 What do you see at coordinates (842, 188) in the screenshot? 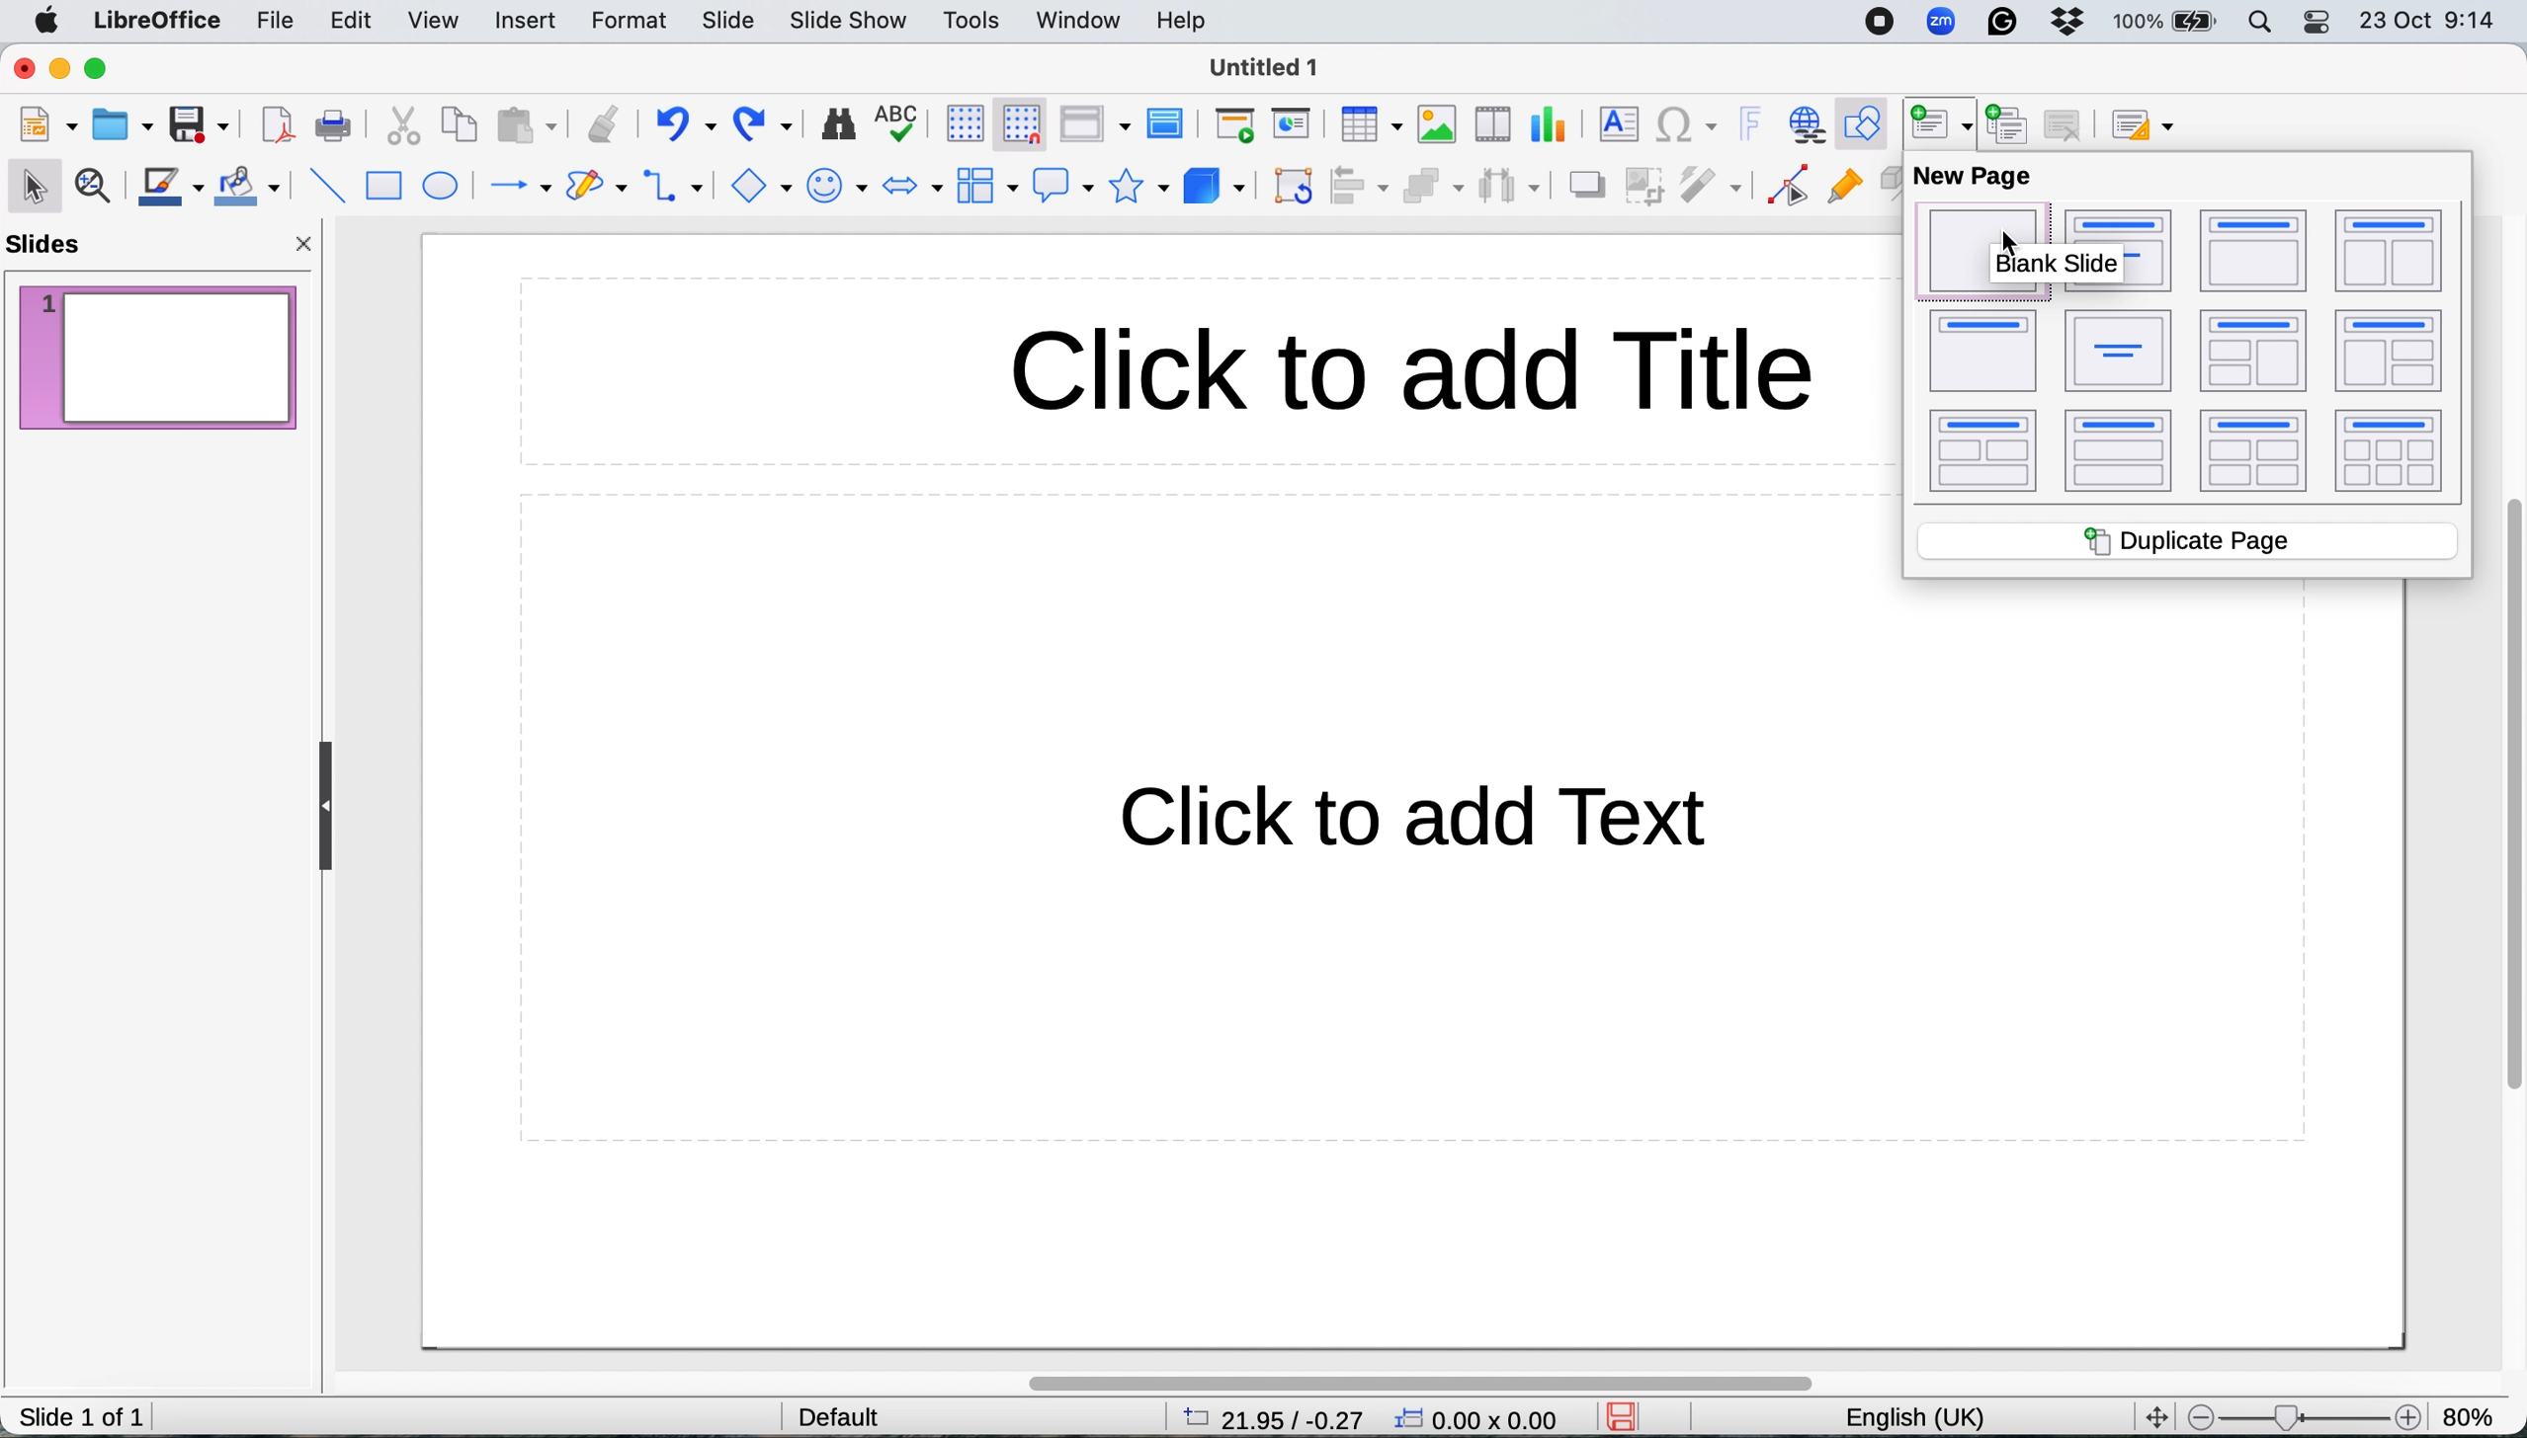
I see `symbol shapes` at bounding box center [842, 188].